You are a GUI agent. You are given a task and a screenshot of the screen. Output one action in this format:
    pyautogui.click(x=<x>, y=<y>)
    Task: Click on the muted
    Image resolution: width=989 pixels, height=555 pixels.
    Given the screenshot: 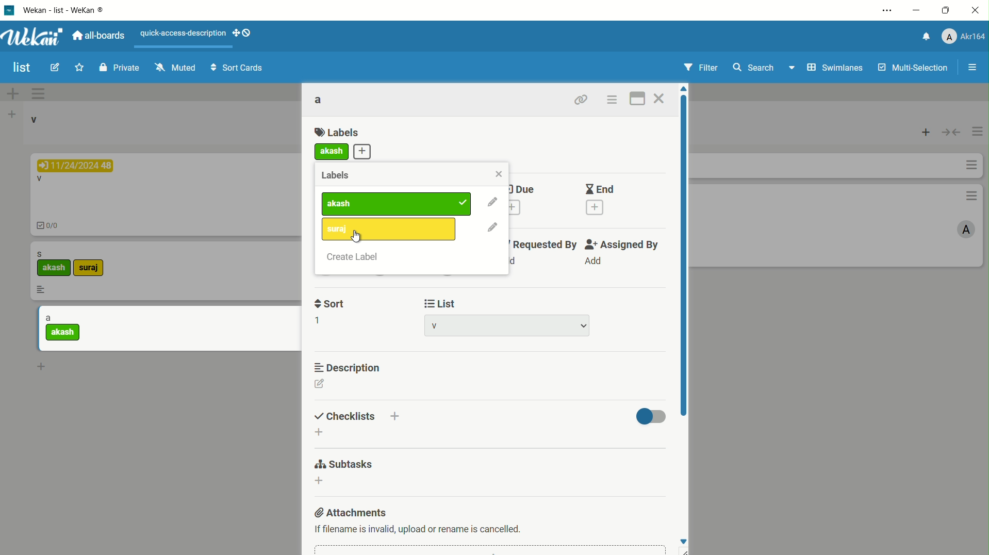 What is the action you would take?
    pyautogui.click(x=174, y=68)
    